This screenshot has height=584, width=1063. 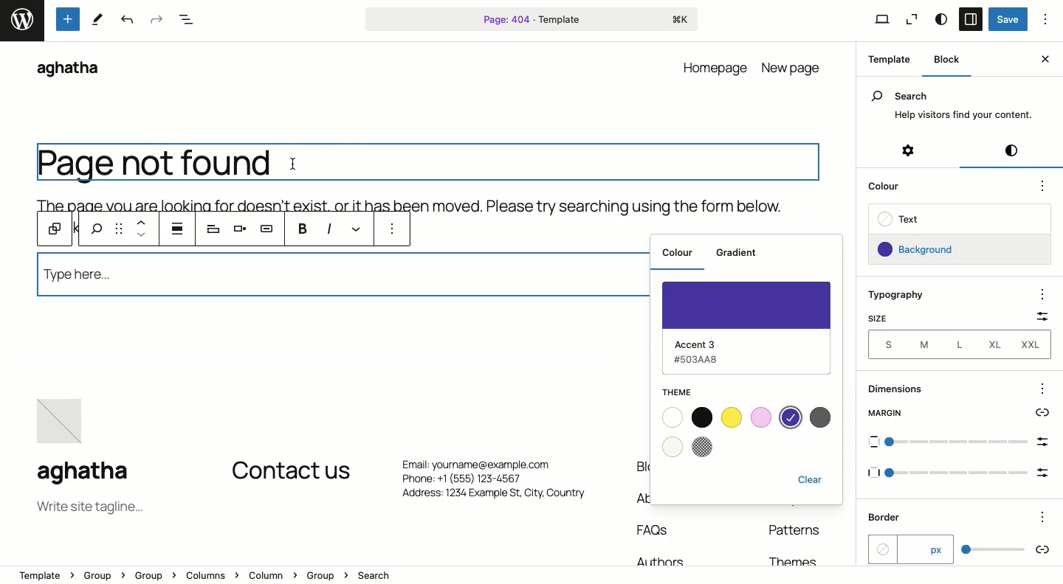 What do you see at coordinates (21, 21) in the screenshot?
I see `word press logo` at bounding box center [21, 21].